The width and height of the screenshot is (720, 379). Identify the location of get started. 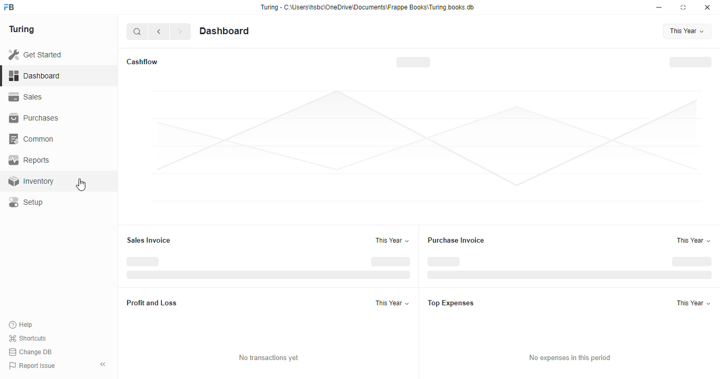
(36, 55).